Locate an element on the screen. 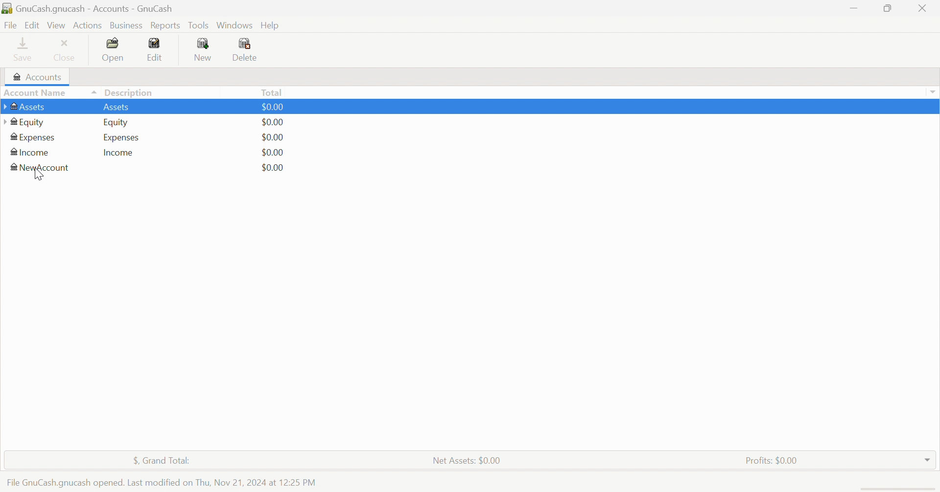 The width and height of the screenshot is (940, 492). Expenses is located at coordinates (34, 137).